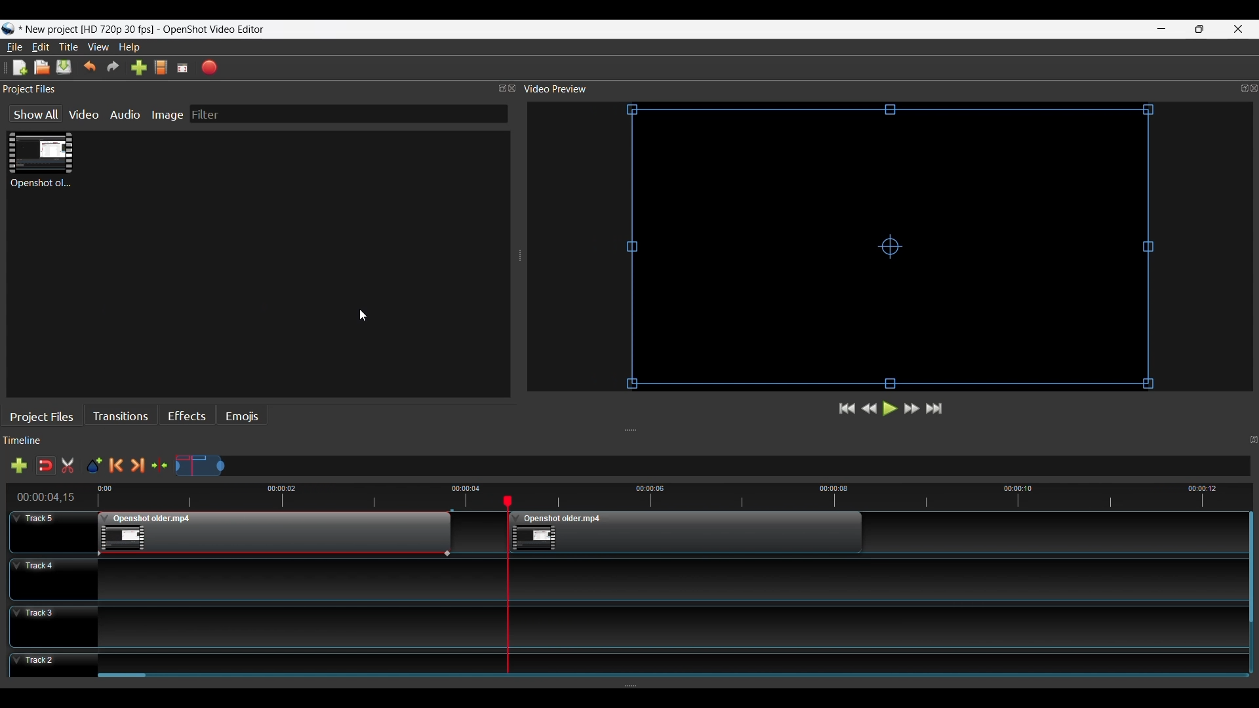 Image resolution: width=1259 pixels, height=708 pixels. I want to click on Track Panel, so click(666, 661).